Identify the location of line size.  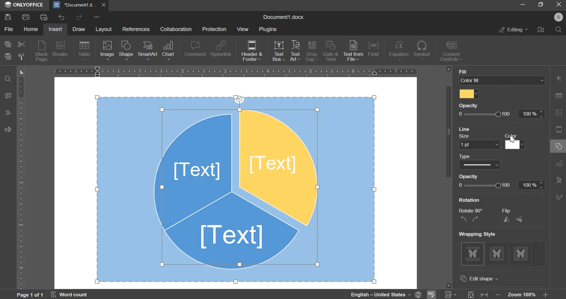
(479, 144).